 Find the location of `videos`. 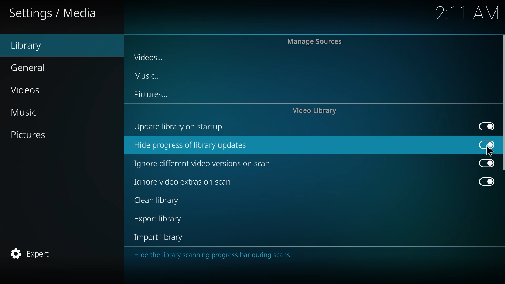

videos is located at coordinates (152, 56).